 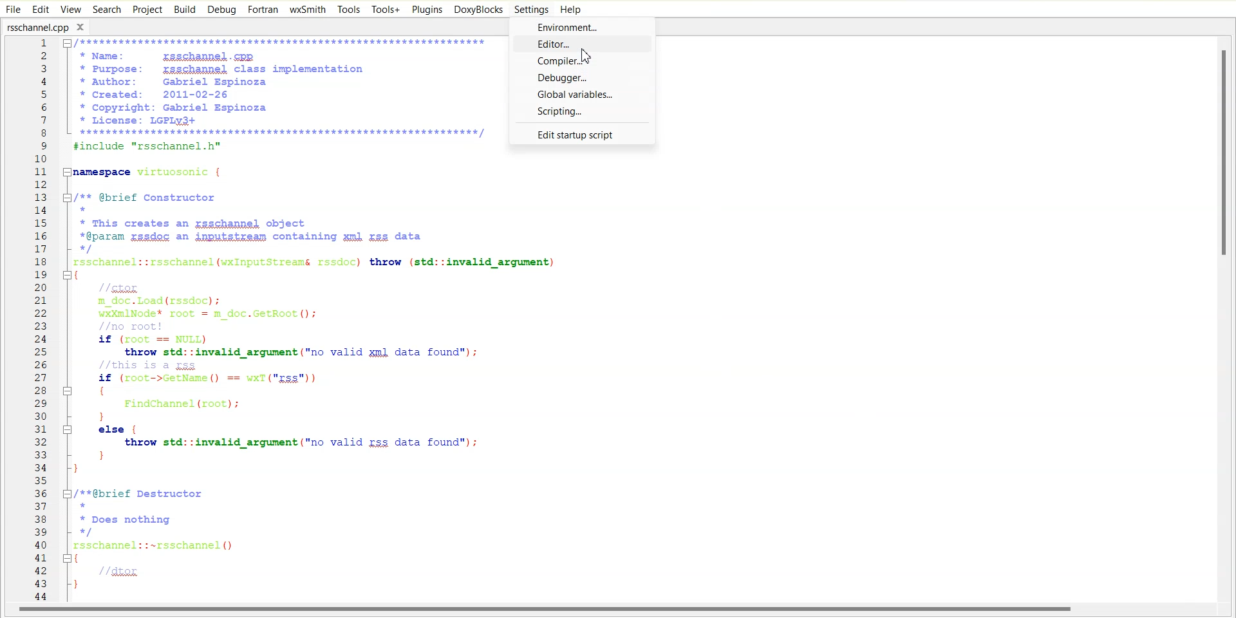 I want to click on wxSmith, so click(x=307, y=10).